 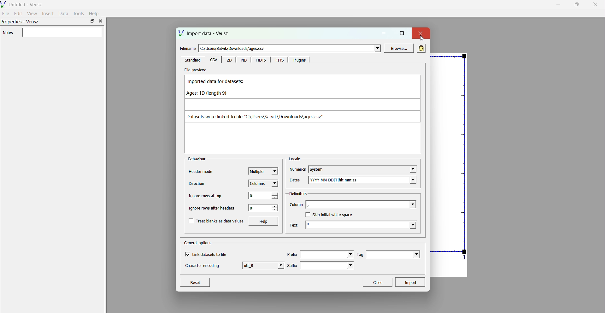 What do you see at coordinates (261, 60) in the screenshot?
I see `HDF5` at bounding box center [261, 60].